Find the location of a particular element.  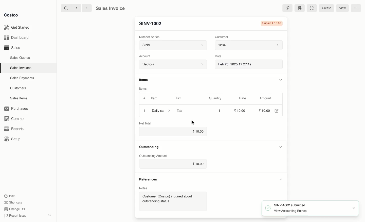

SINV-1001 is located at coordinates (153, 23).